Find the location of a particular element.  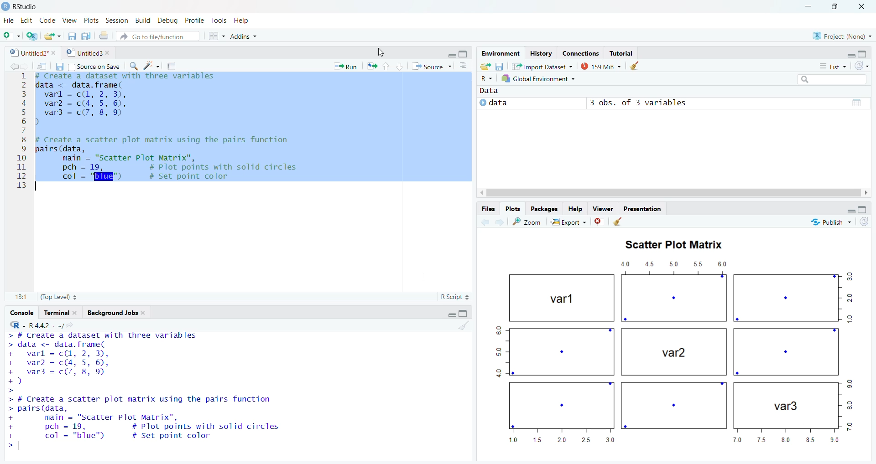

Zoom is located at coordinates (528, 222).